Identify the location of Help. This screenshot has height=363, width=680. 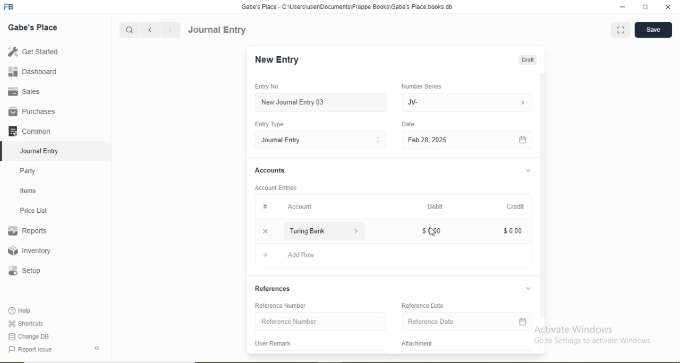
(21, 310).